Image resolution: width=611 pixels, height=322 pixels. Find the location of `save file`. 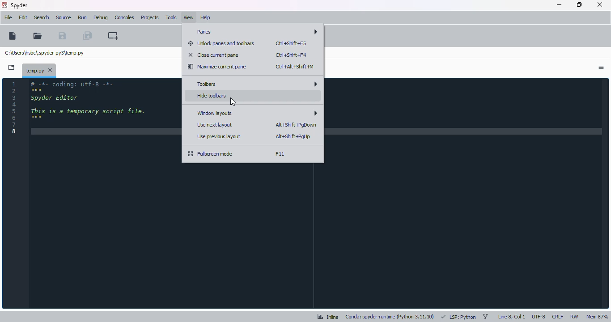

save file is located at coordinates (62, 36).